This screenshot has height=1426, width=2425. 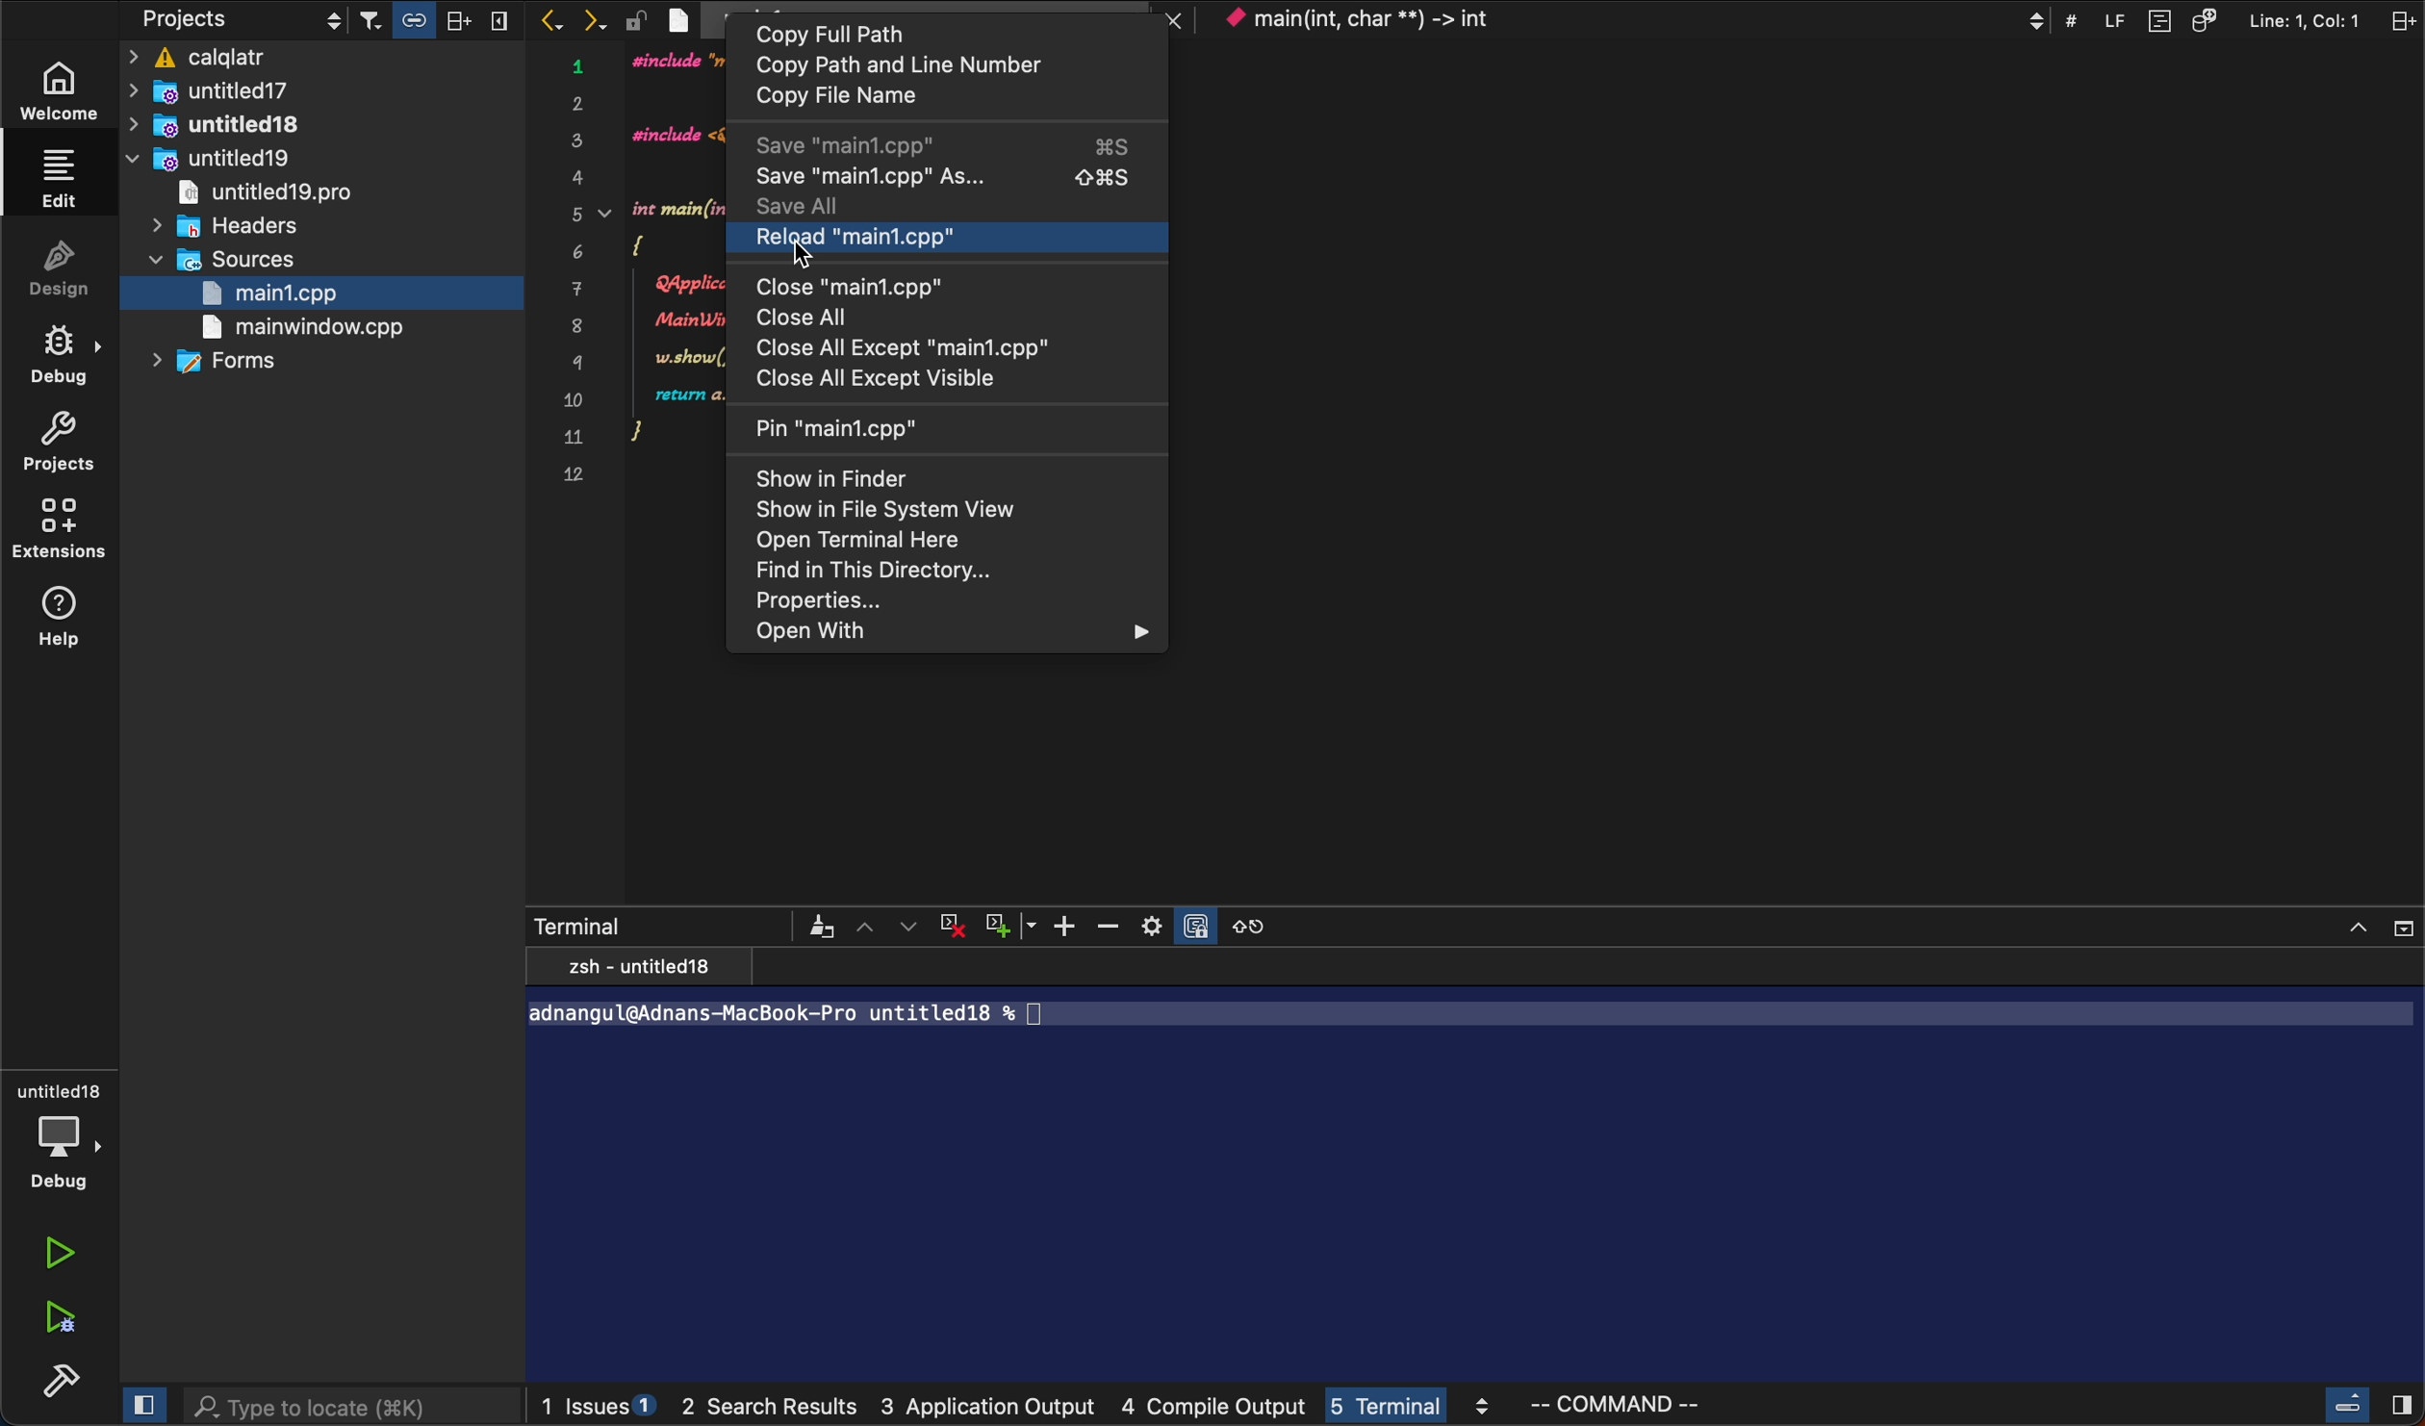 What do you see at coordinates (215, 159) in the screenshot?
I see `untitled19` at bounding box center [215, 159].